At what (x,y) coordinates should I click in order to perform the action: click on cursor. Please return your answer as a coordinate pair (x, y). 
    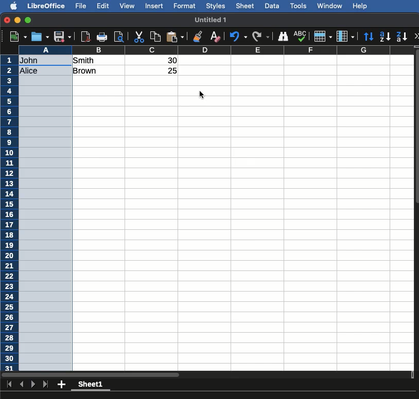
    Looking at the image, I should click on (202, 96).